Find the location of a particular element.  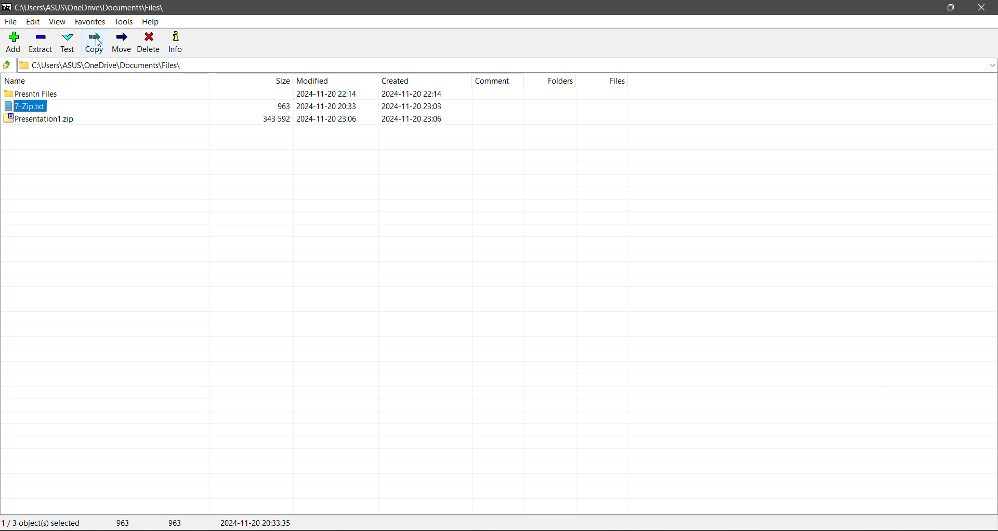

Modified Date of the last file selected is located at coordinates (256, 523).